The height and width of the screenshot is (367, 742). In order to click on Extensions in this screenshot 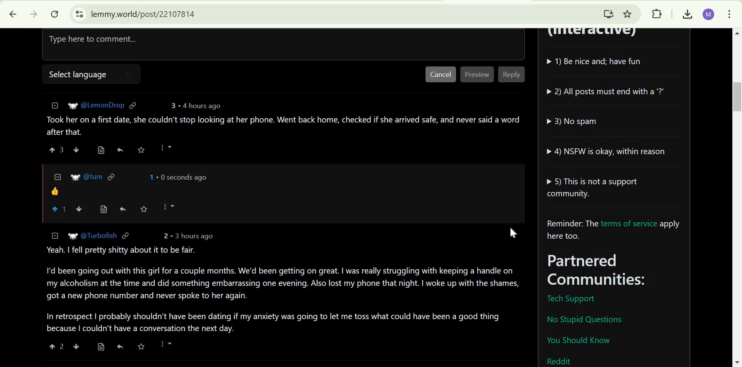, I will do `click(657, 14)`.